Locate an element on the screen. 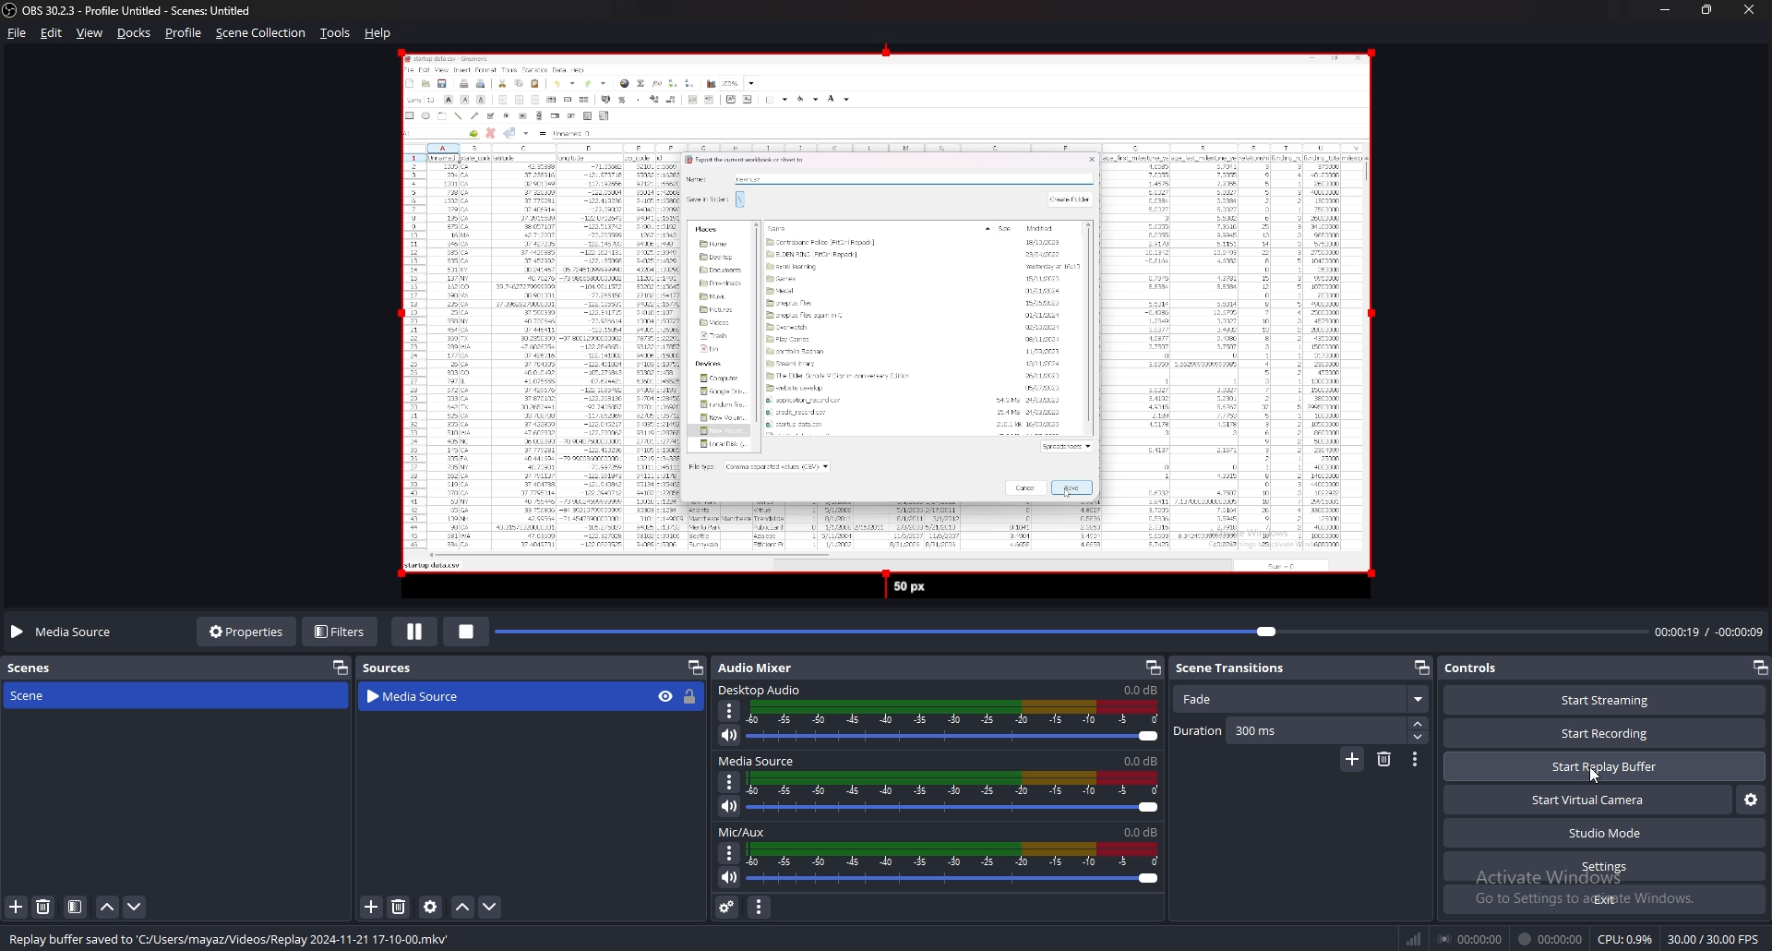  edit is located at coordinates (53, 33).